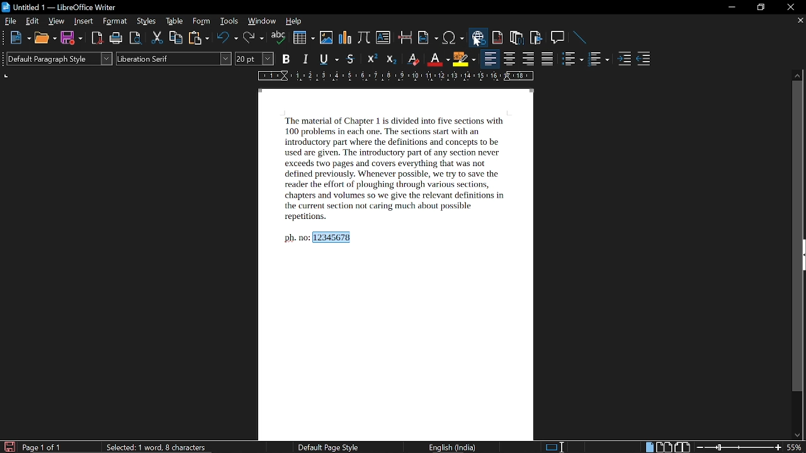 The image size is (806, 453). Describe the element at coordinates (796, 448) in the screenshot. I see `current zoom` at that location.